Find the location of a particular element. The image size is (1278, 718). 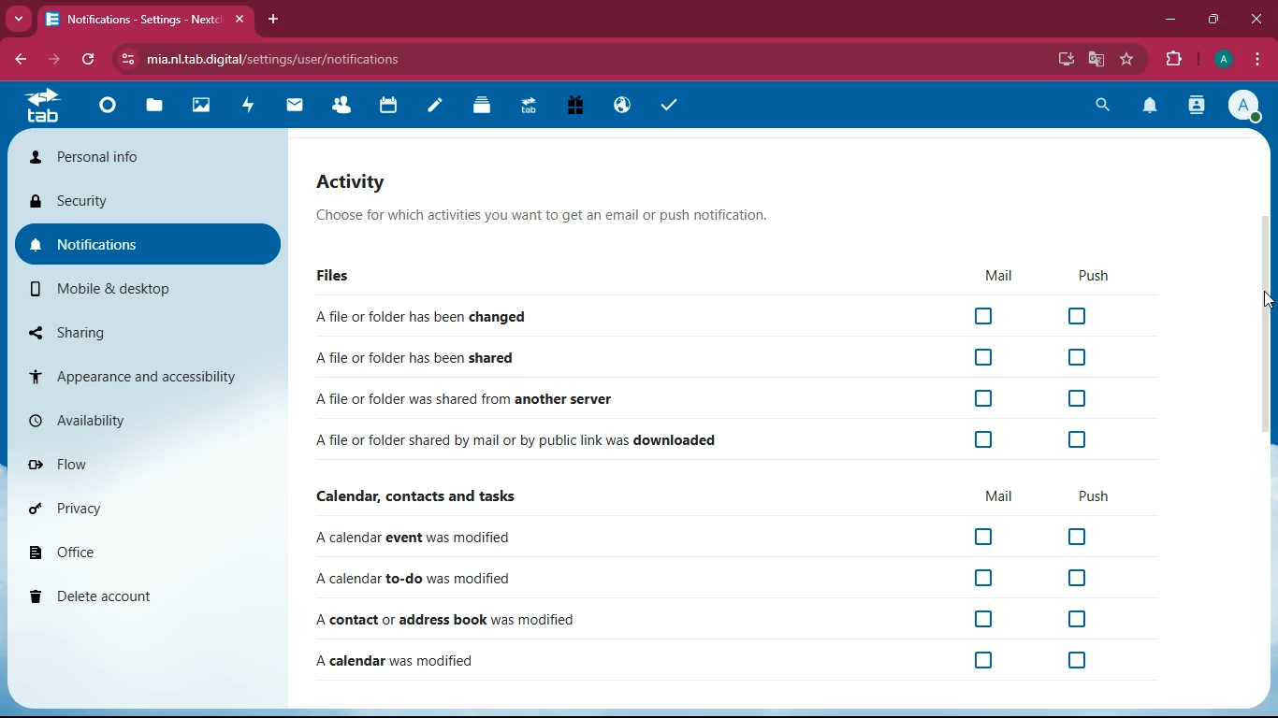

close is located at coordinates (1256, 21).